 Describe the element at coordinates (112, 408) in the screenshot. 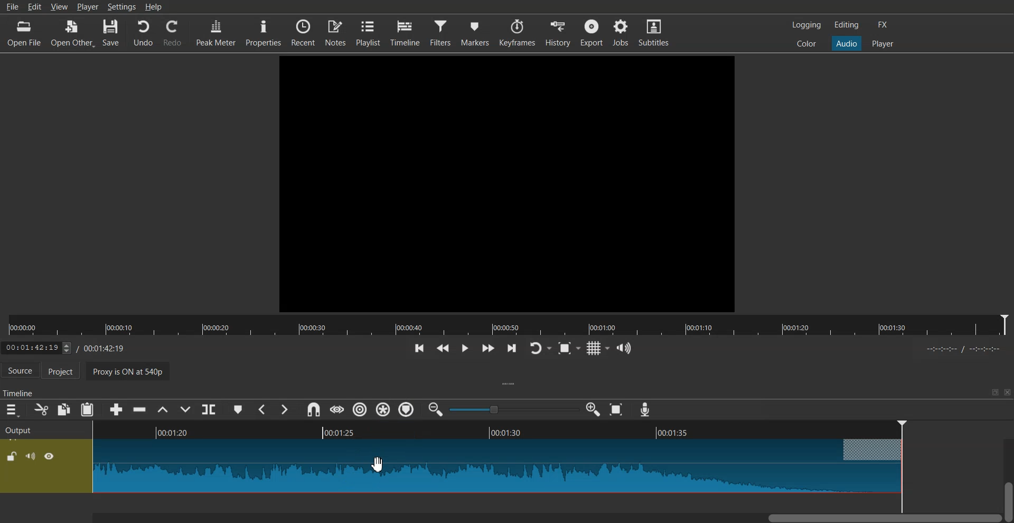

I see `Append` at that location.